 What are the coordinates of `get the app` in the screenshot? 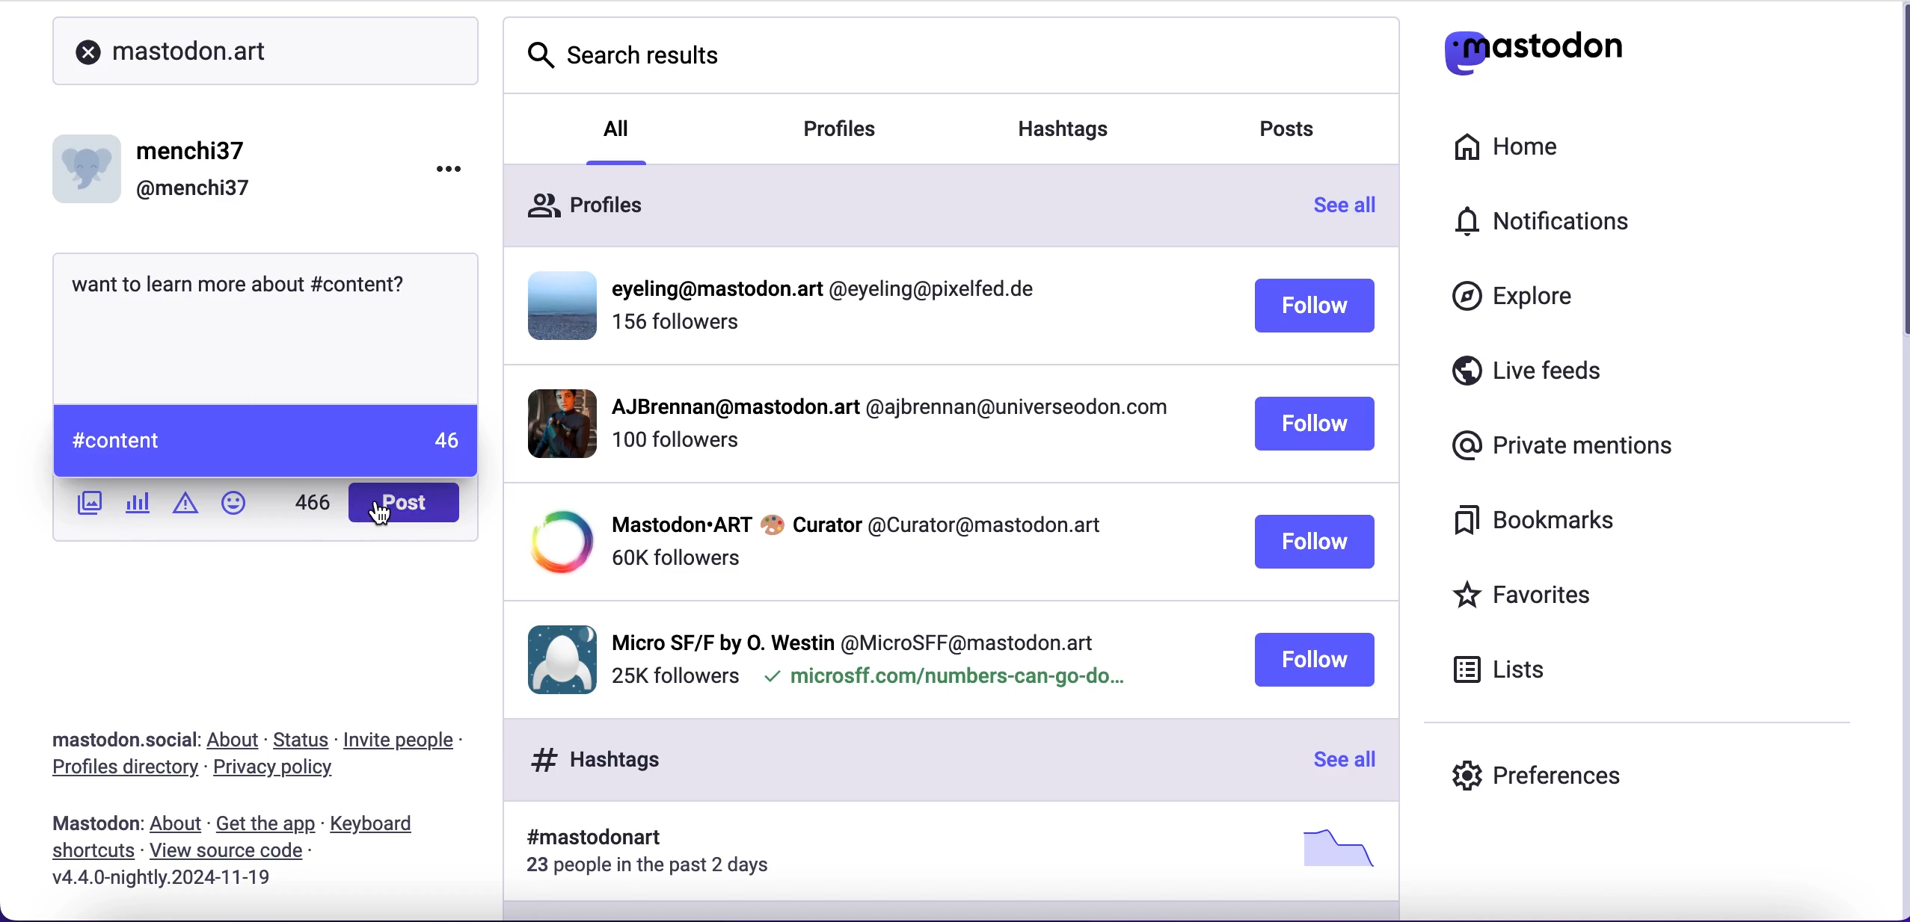 It's located at (265, 824).